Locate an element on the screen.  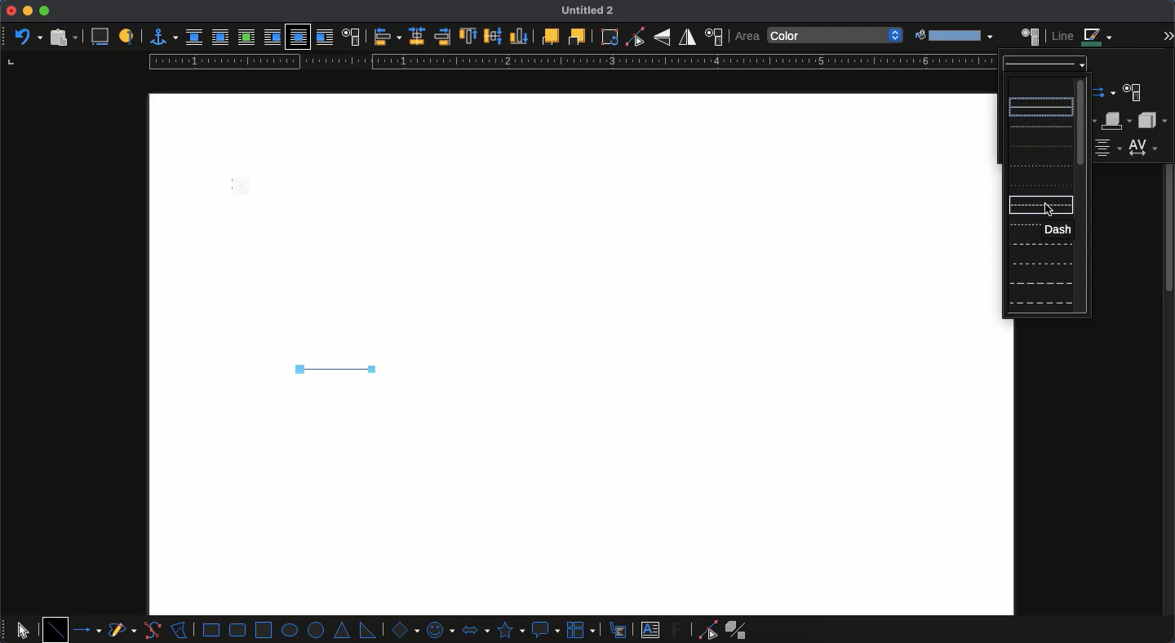
position and size is located at coordinates (713, 37).